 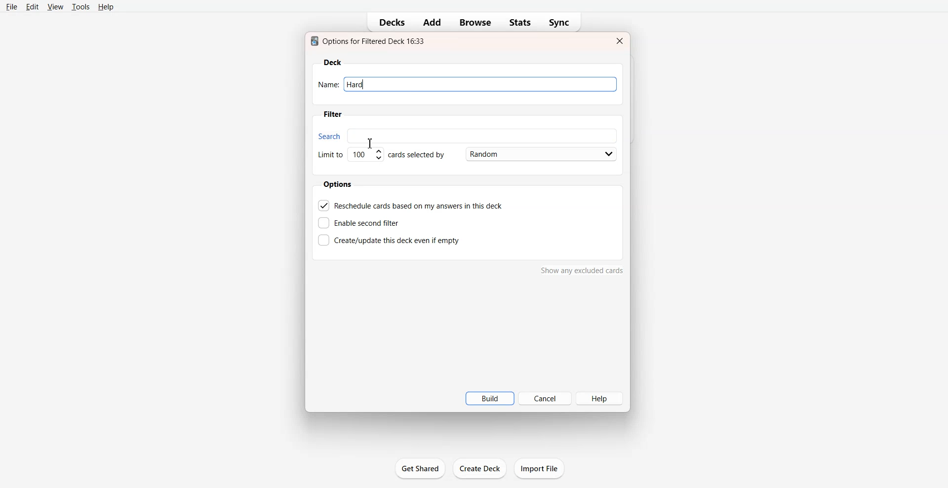 What do you see at coordinates (411, 205) in the screenshot?
I see `Reschedule cards based on my answer` at bounding box center [411, 205].